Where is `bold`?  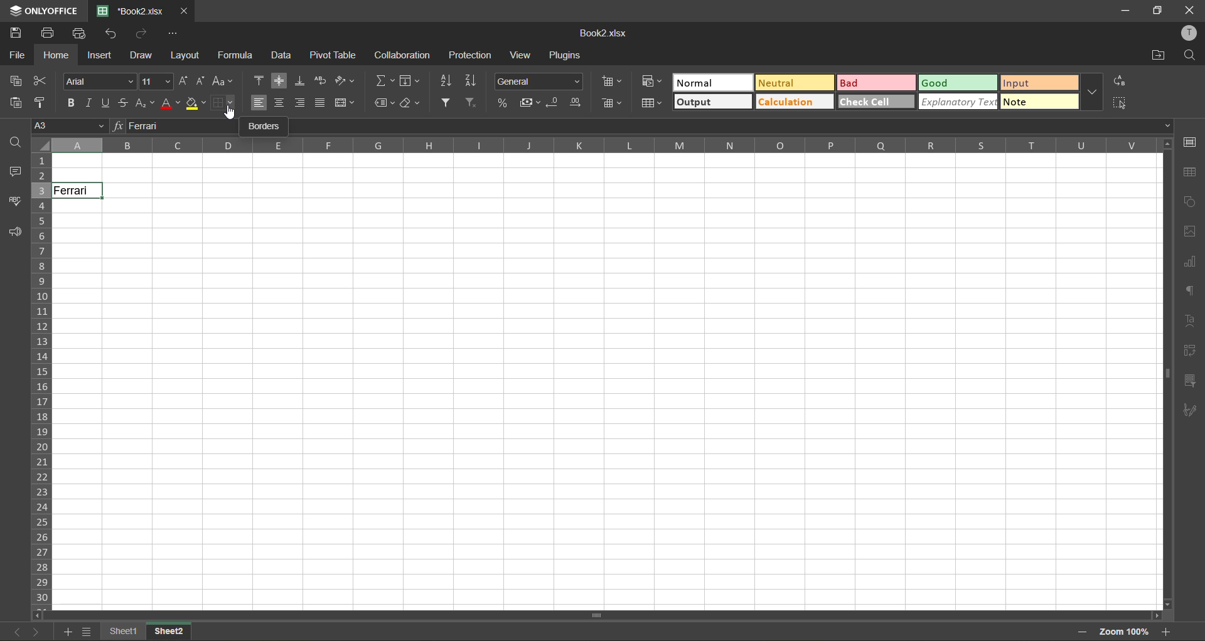 bold is located at coordinates (70, 103).